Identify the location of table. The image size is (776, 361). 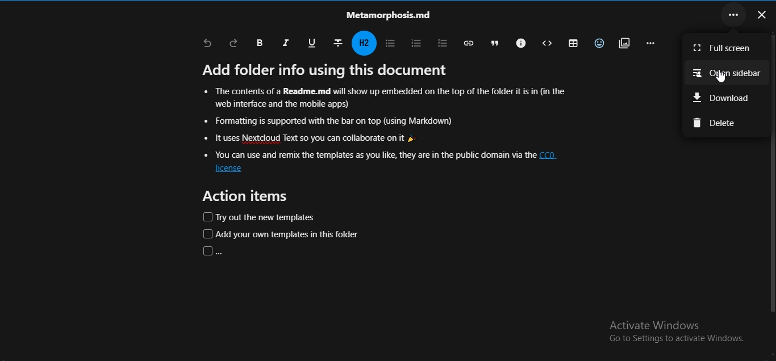
(571, 43).